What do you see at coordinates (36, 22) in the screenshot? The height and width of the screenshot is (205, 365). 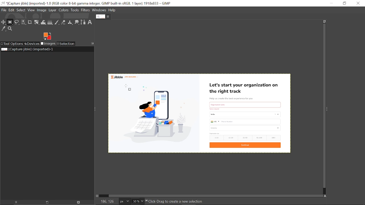 I see `Rotate tool` at bounding box center [36, 22].